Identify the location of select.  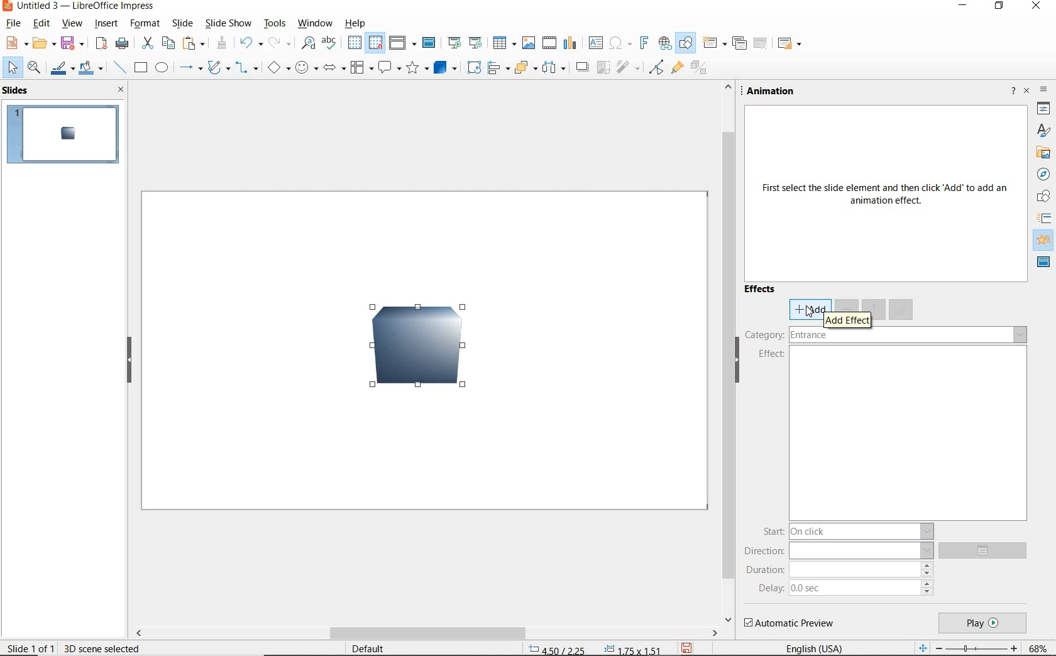
(11, 67).